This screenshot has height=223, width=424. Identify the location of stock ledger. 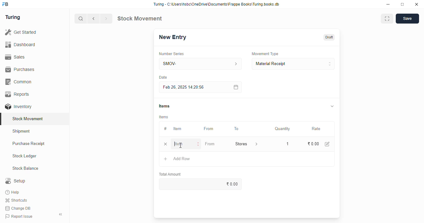
(25, 156).